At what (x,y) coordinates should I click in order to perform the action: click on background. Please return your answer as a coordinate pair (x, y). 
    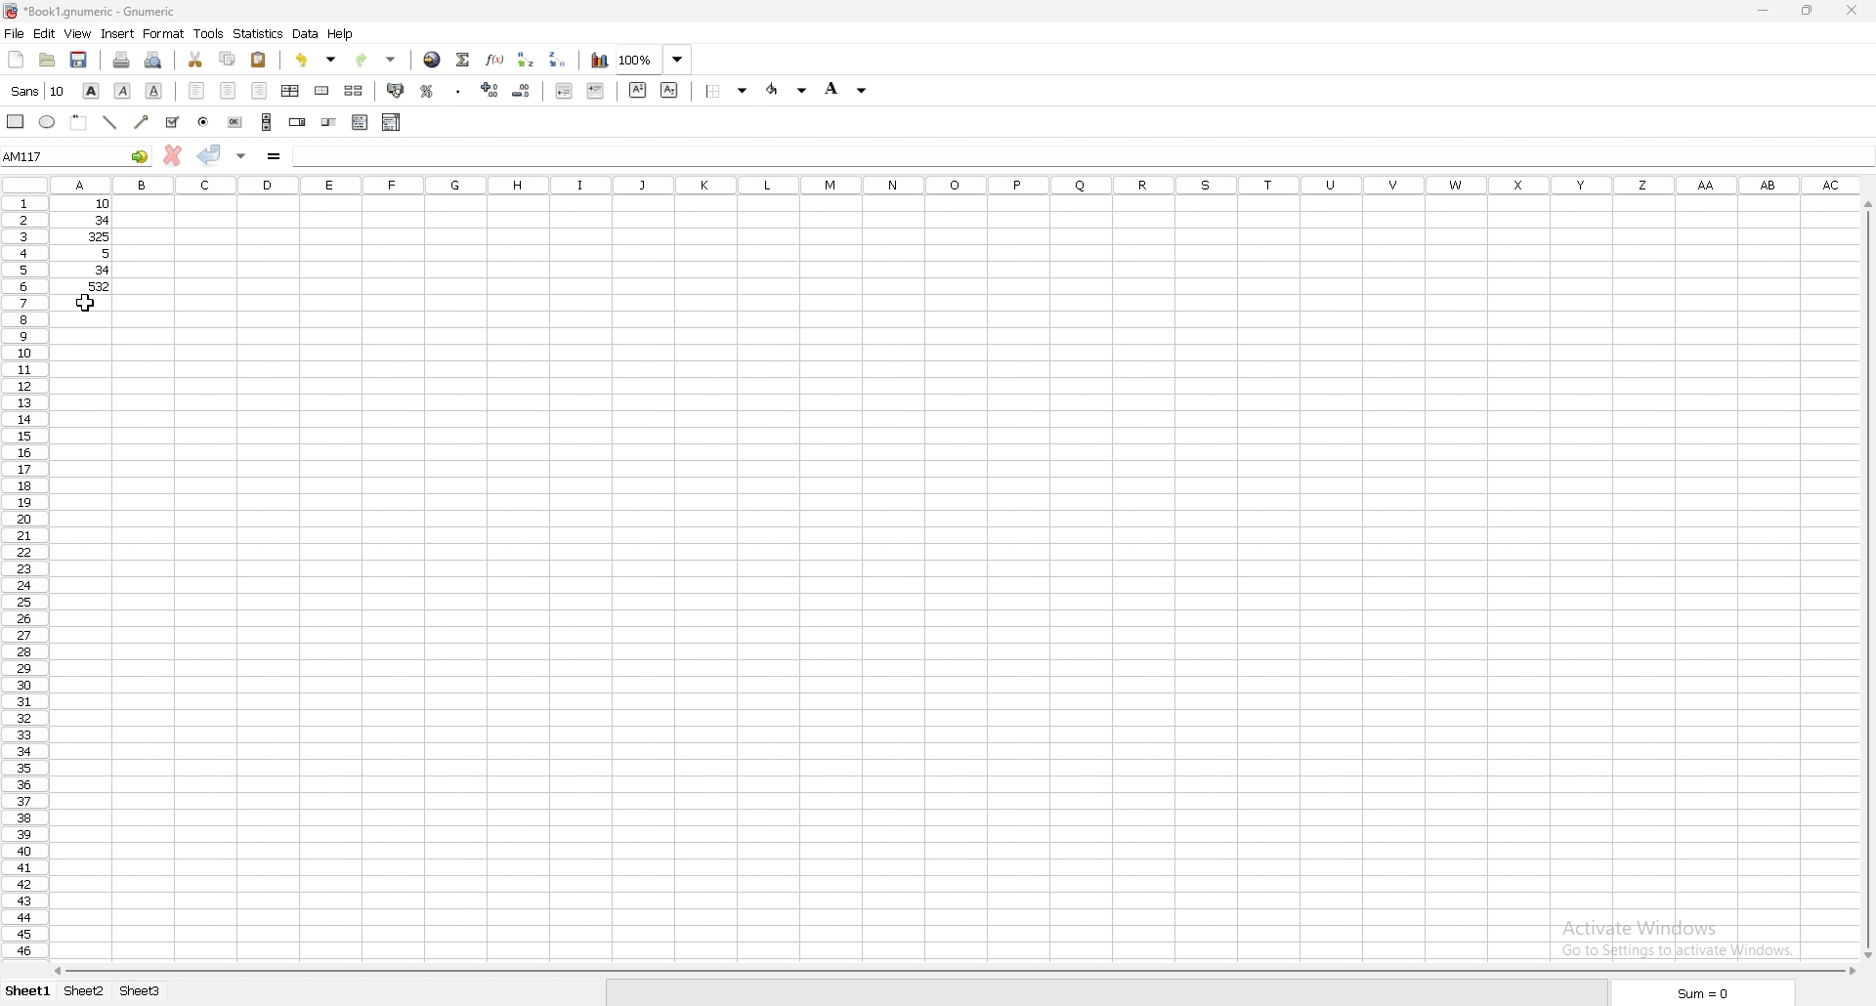
    Looking at the image, I should click on (848, 90).